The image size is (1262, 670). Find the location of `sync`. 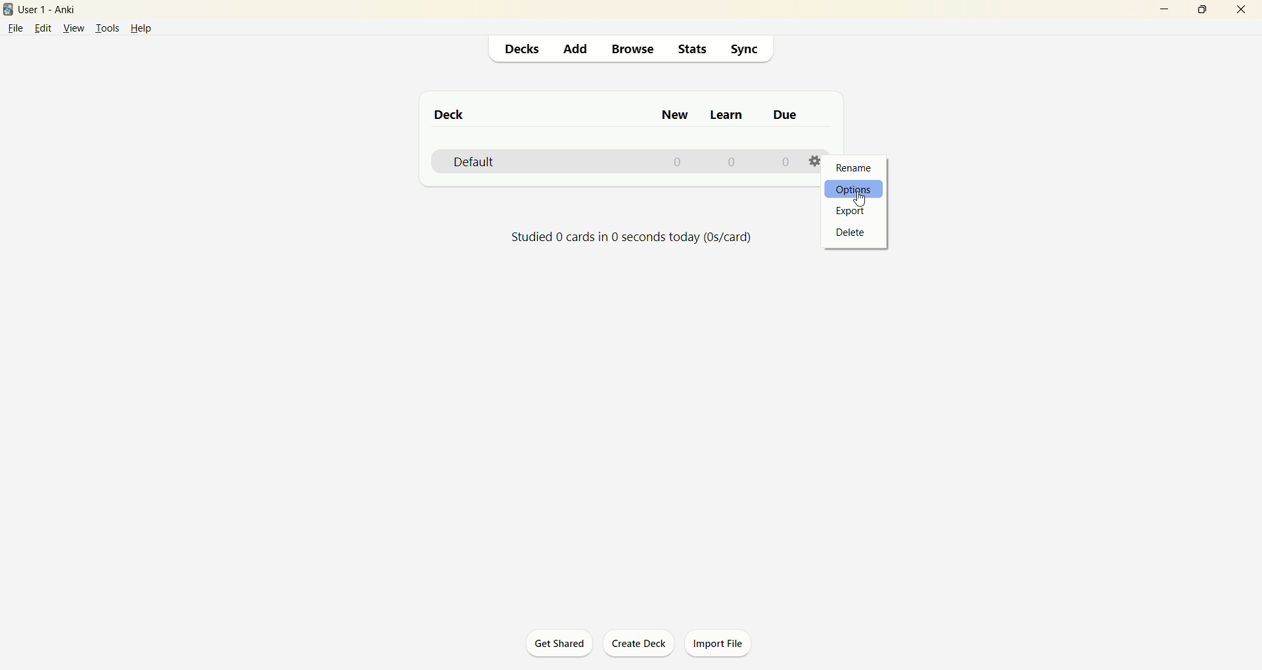

sync is located at coordinates (742, 49).